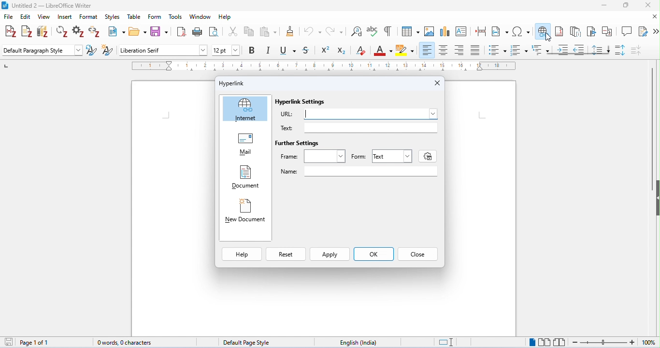 This screenshot has height=348, width=660. What do you see at coordinates (601, 50) in the screenshot?
I see `line spacing` at bounding box center [601, 50].